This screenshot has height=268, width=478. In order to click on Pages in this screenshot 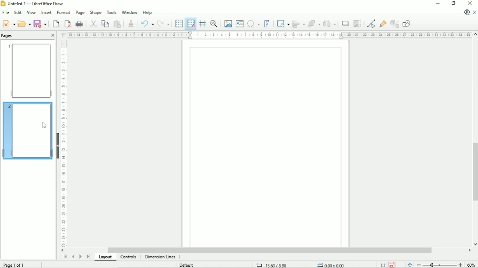, I will do `click(8, 35)`.